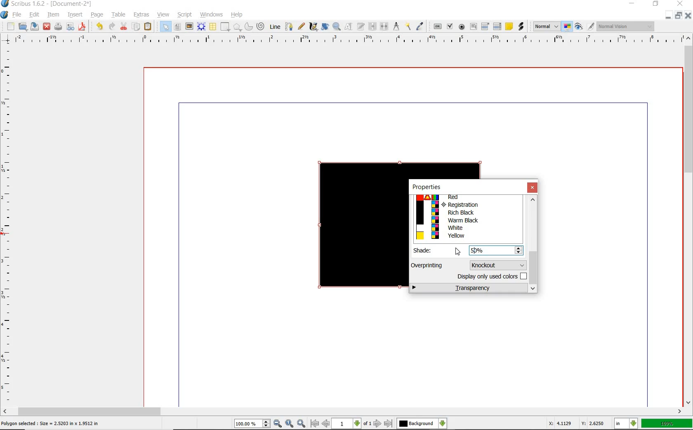 The height and width of the screenshot is (430, 693). Describe the element at coordinates (485, 27) in the screenshot. I see `pdf combo box` at that location.